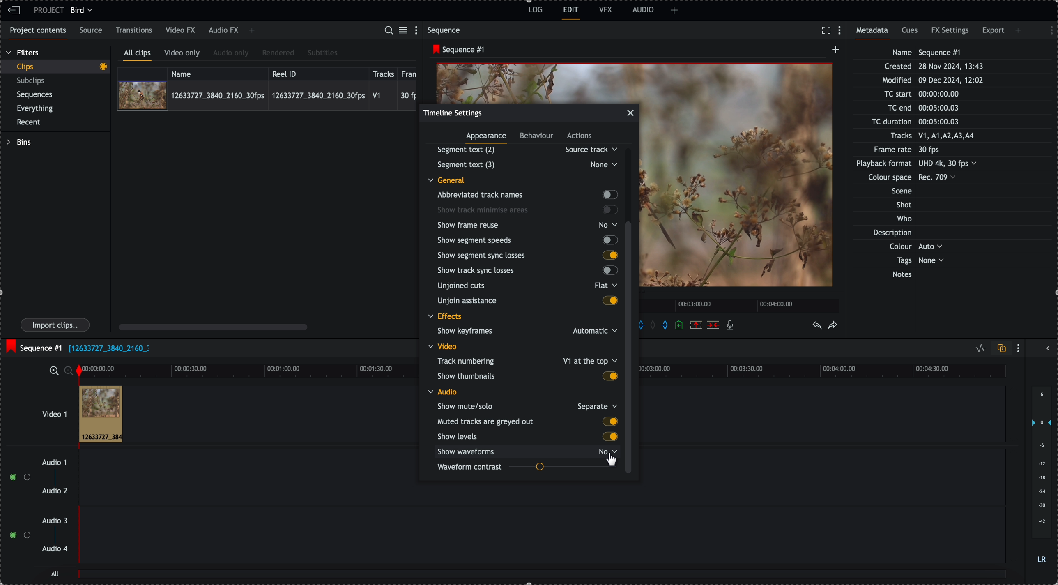 This screenshot has height=585, width=1058. What do you see at coordinates (446, 317) in the screenshot?
I see `effects` at bounding box center [446, 317].